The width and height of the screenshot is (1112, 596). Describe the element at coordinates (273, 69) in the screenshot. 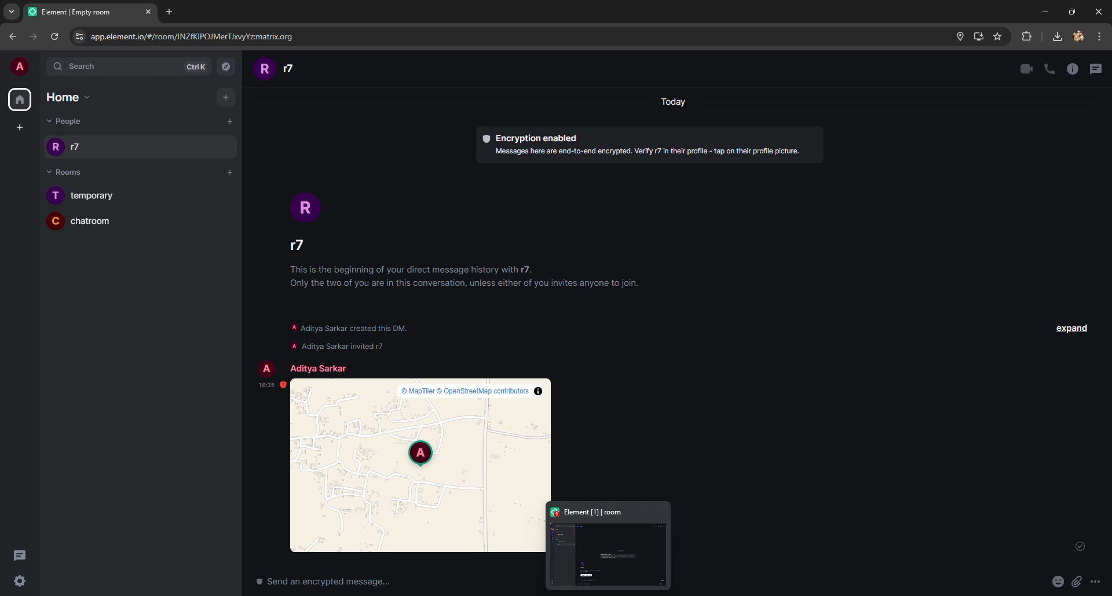

I see `account` at that location.